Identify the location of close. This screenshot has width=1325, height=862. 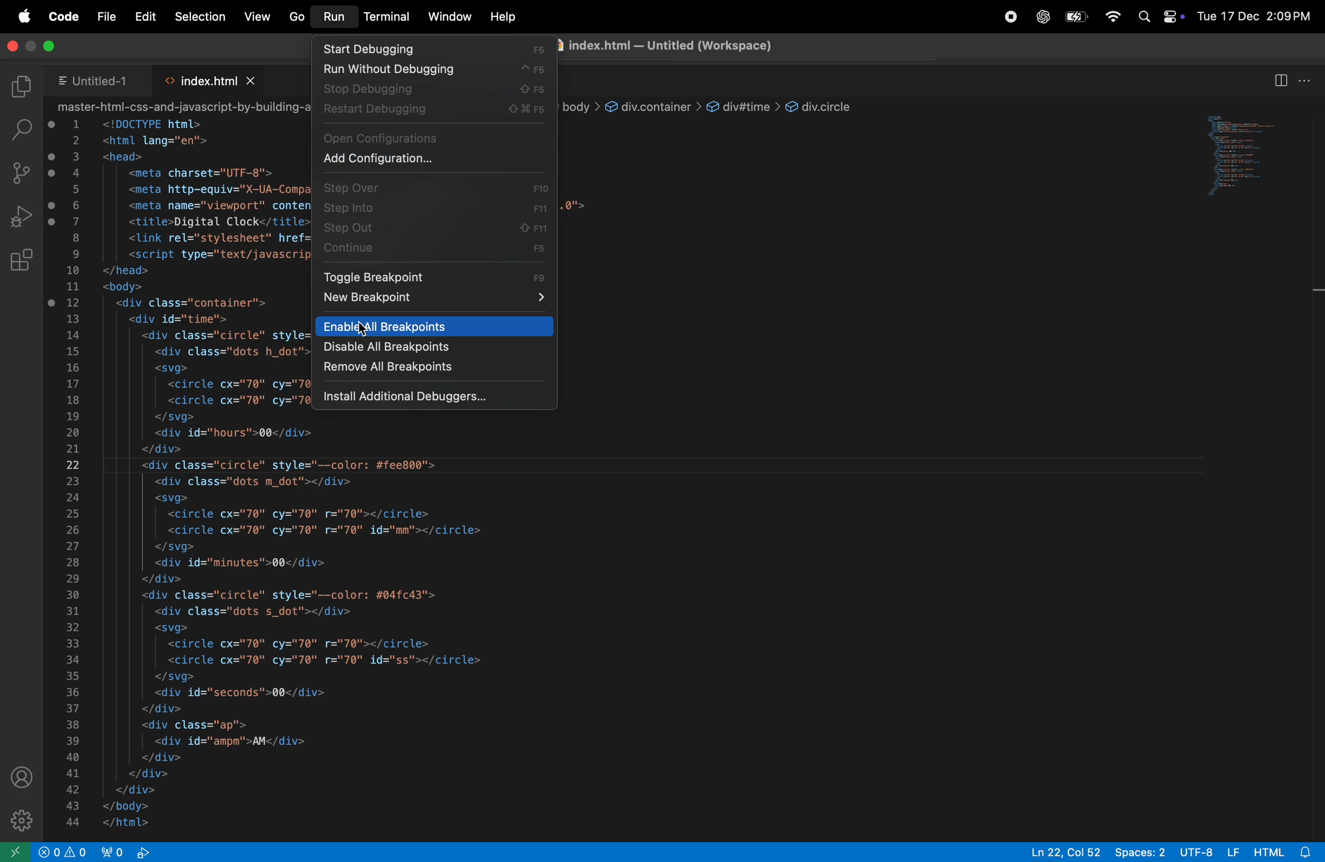
(252, 80).